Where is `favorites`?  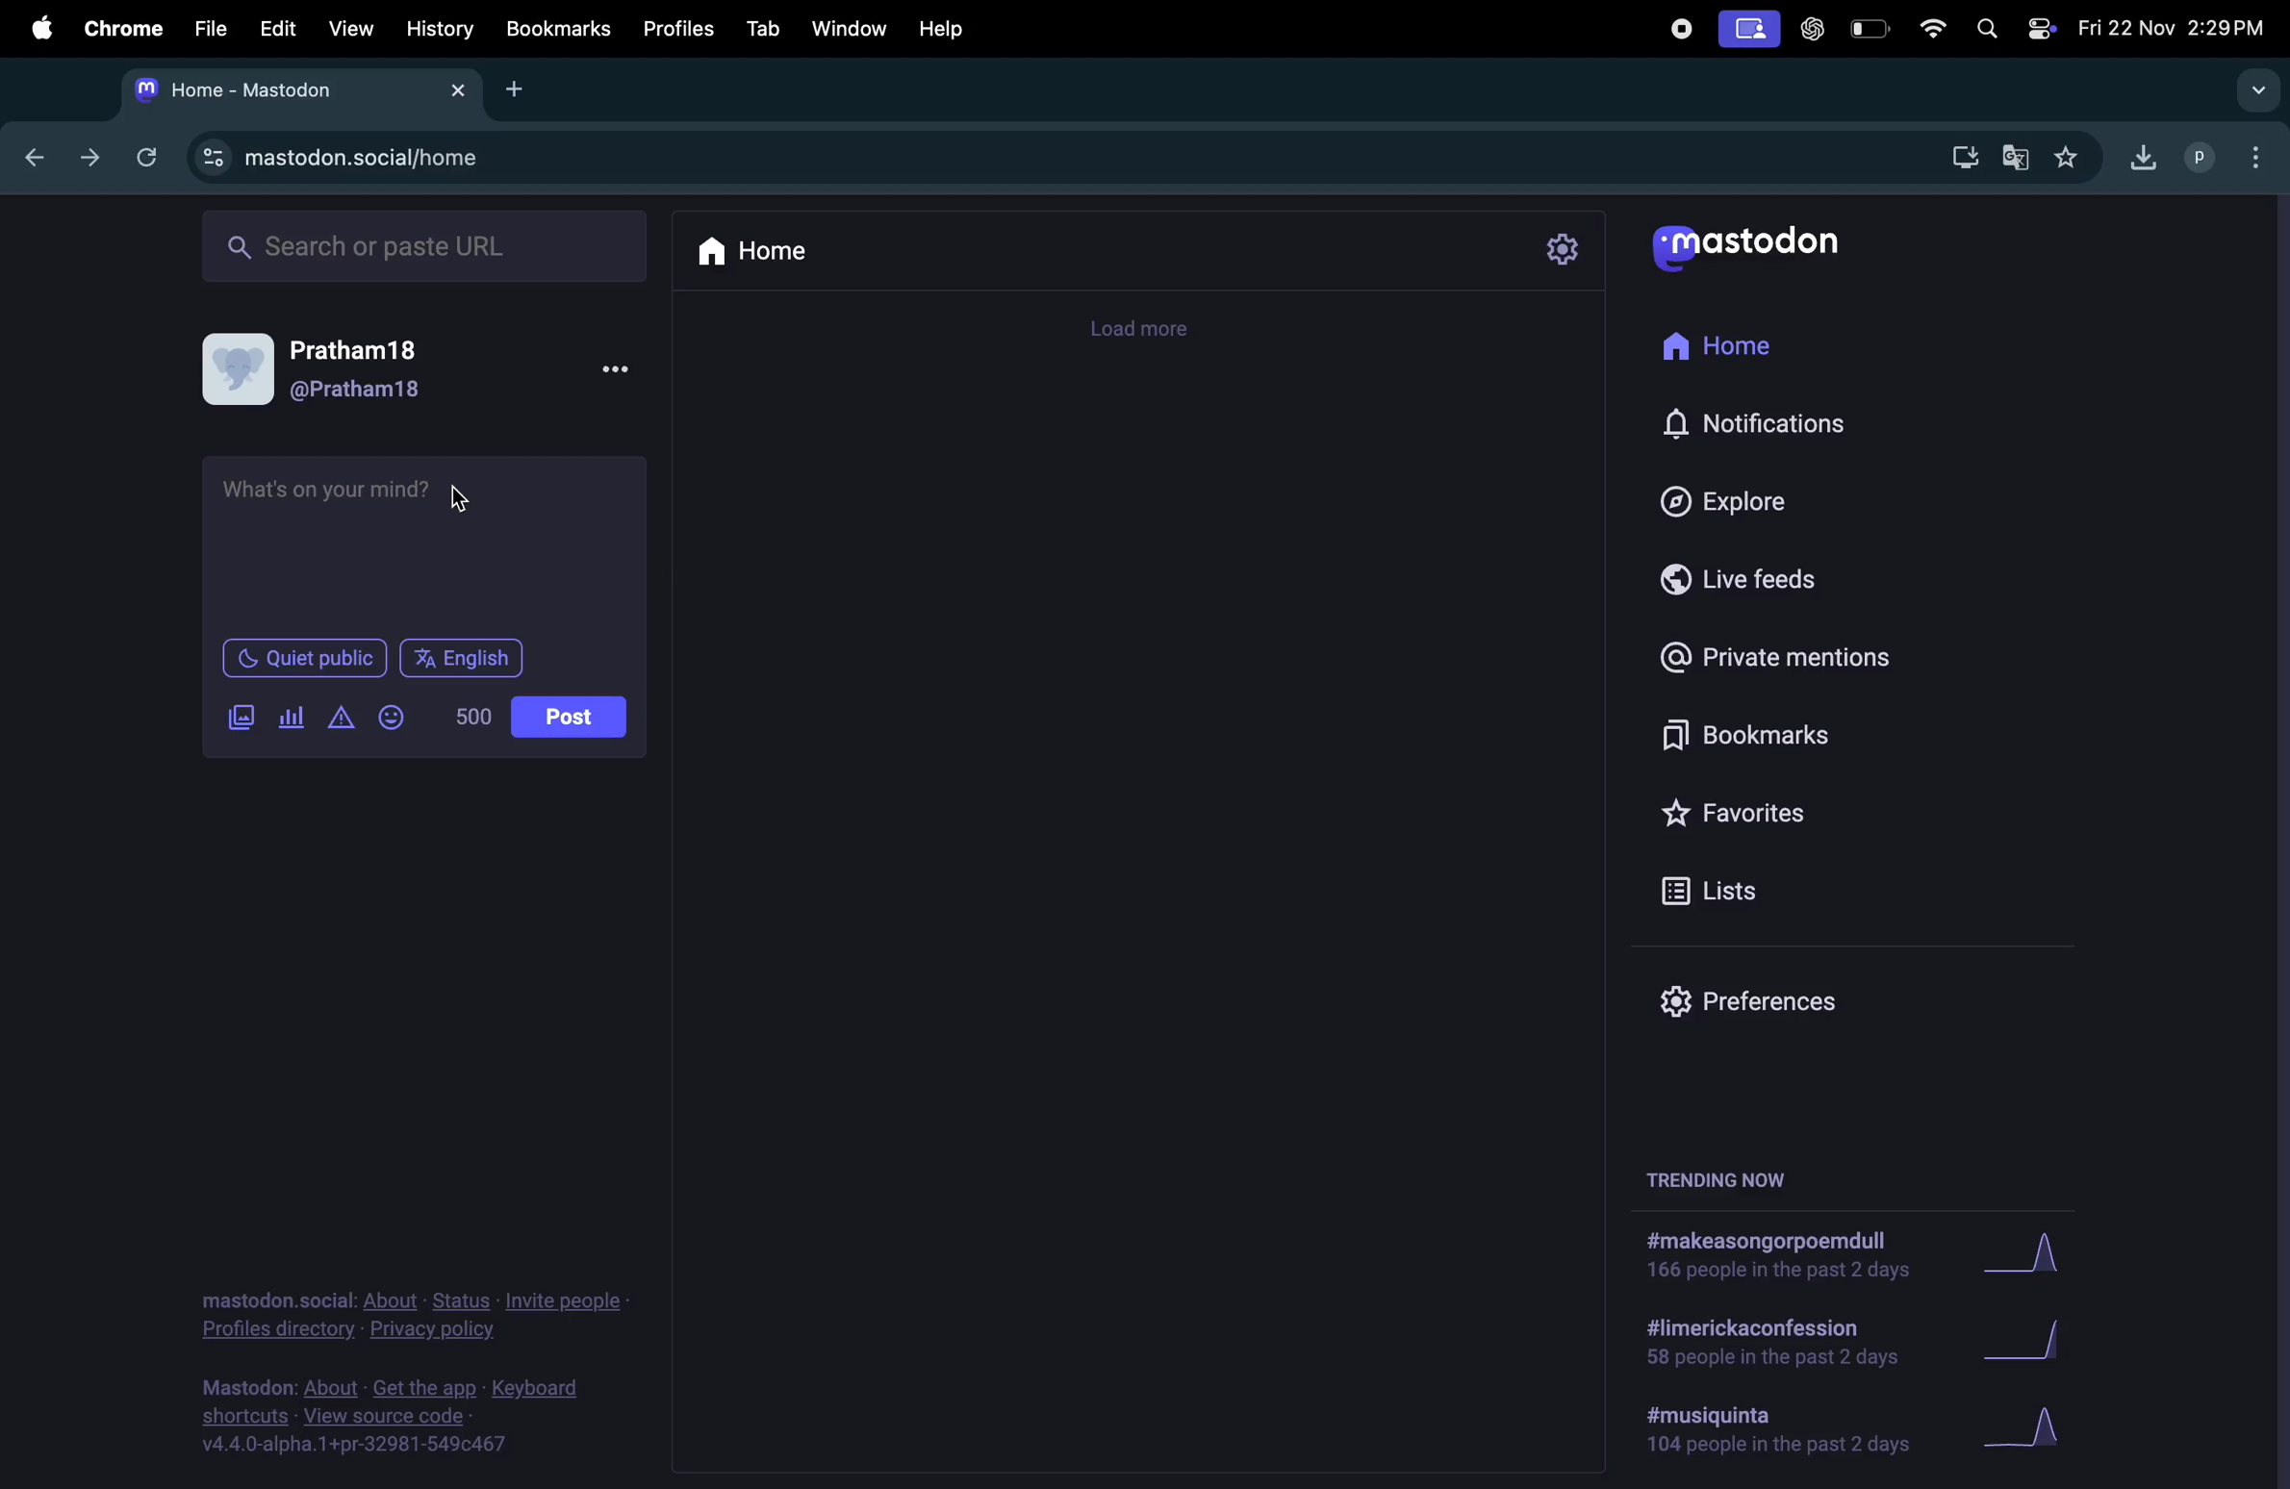 favorites is located at coordinates (1816, 811).